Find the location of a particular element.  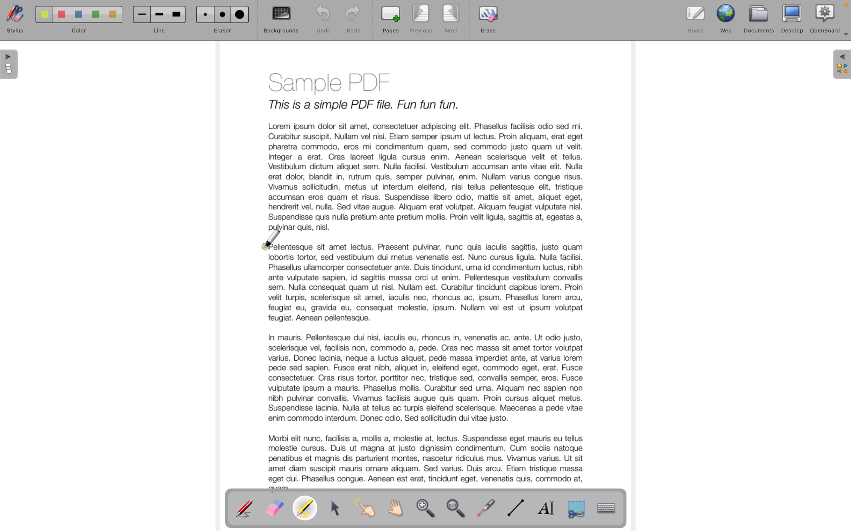

desktop is located at coordinates (793, 18).